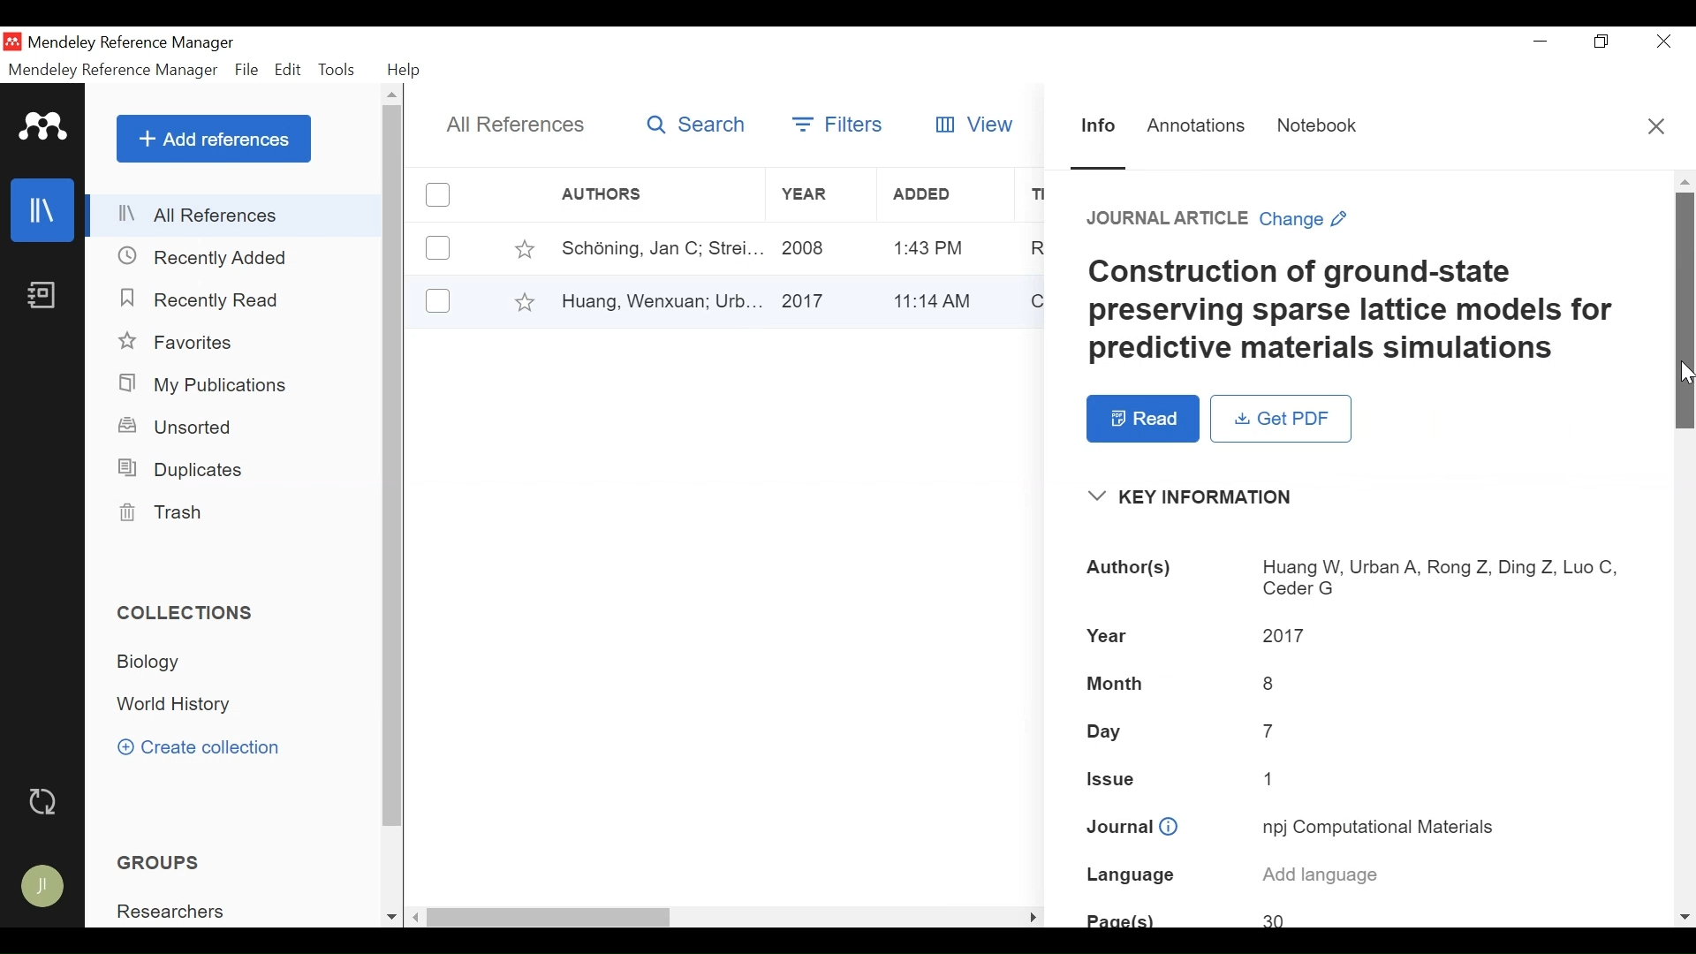 This screenshot has height=954, width=1696. I want to click on Month, so click(1358, 682).